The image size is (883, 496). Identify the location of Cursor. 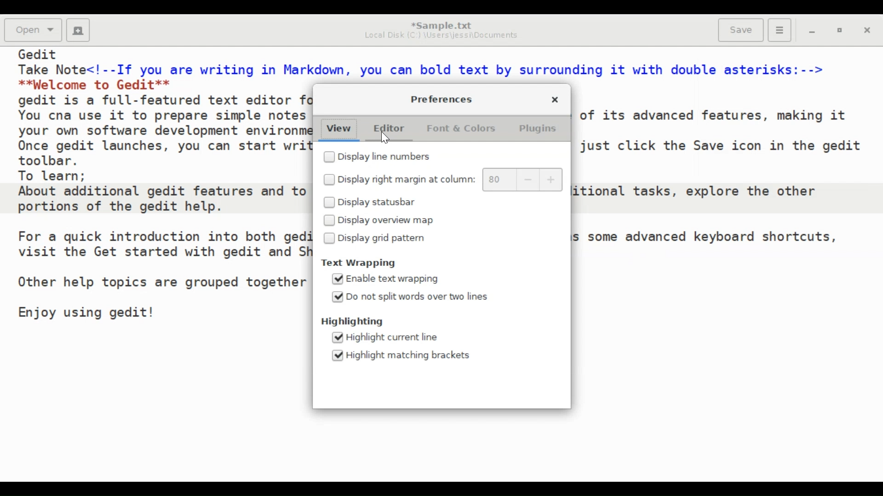
(385, 138).